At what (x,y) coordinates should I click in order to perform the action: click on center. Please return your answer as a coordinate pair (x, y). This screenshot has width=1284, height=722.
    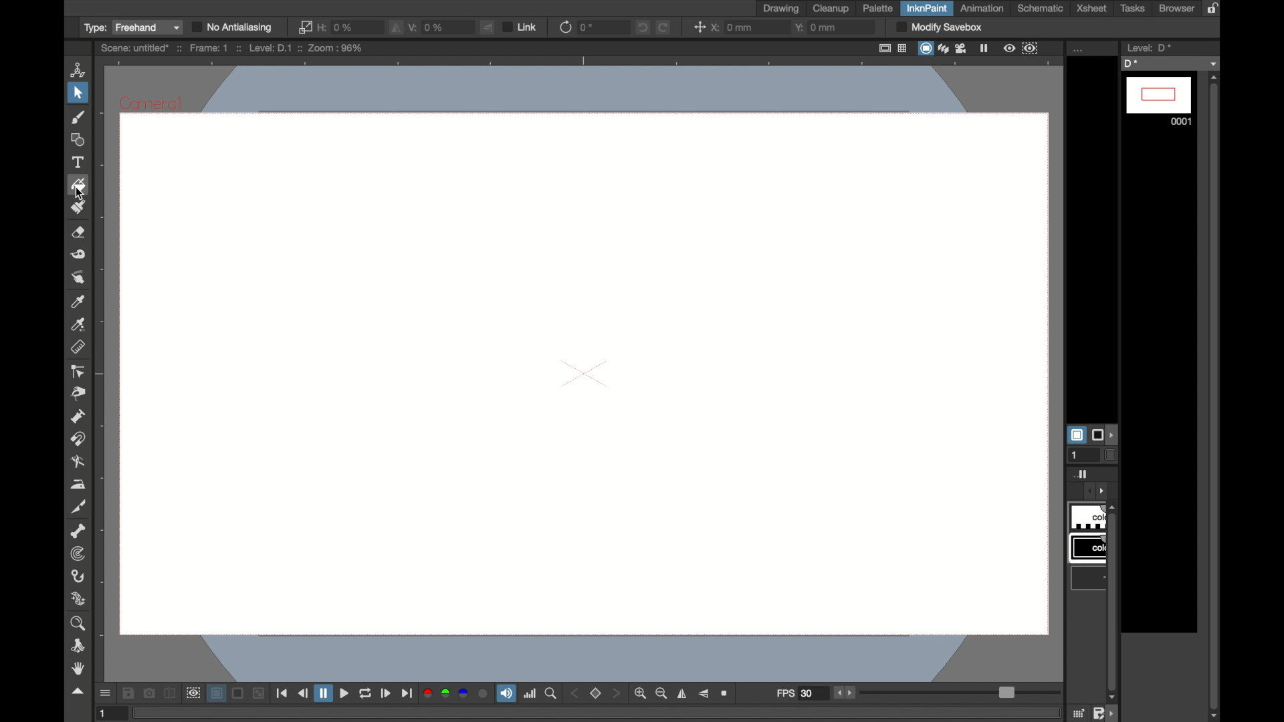
    Looking at the image, I should click on (698, 27).